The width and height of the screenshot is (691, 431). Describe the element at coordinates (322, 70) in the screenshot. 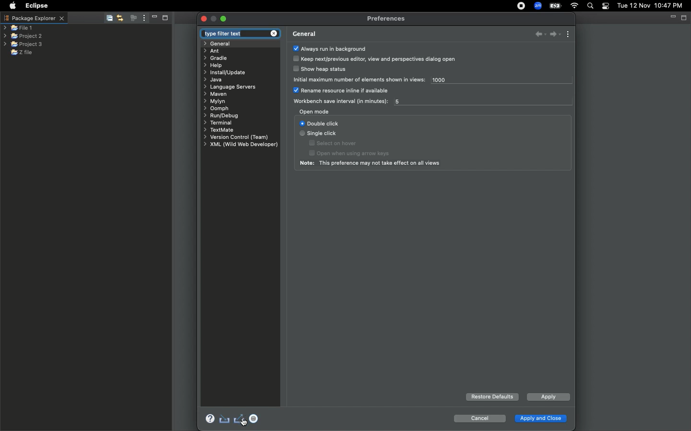

I see `Show heap status` at that location.